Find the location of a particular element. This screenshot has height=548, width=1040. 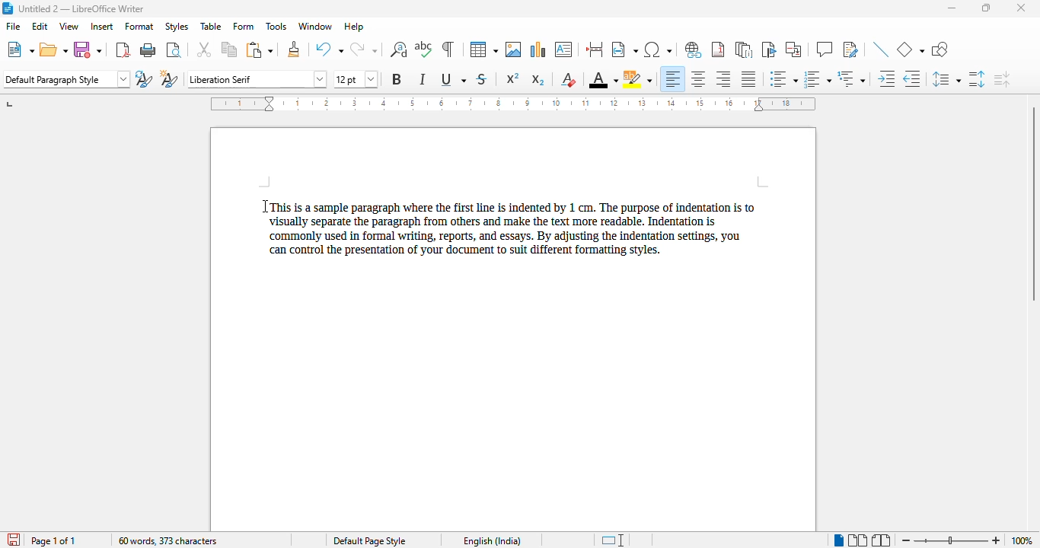

page 1 of 1 is located at coordinates (53, 540).